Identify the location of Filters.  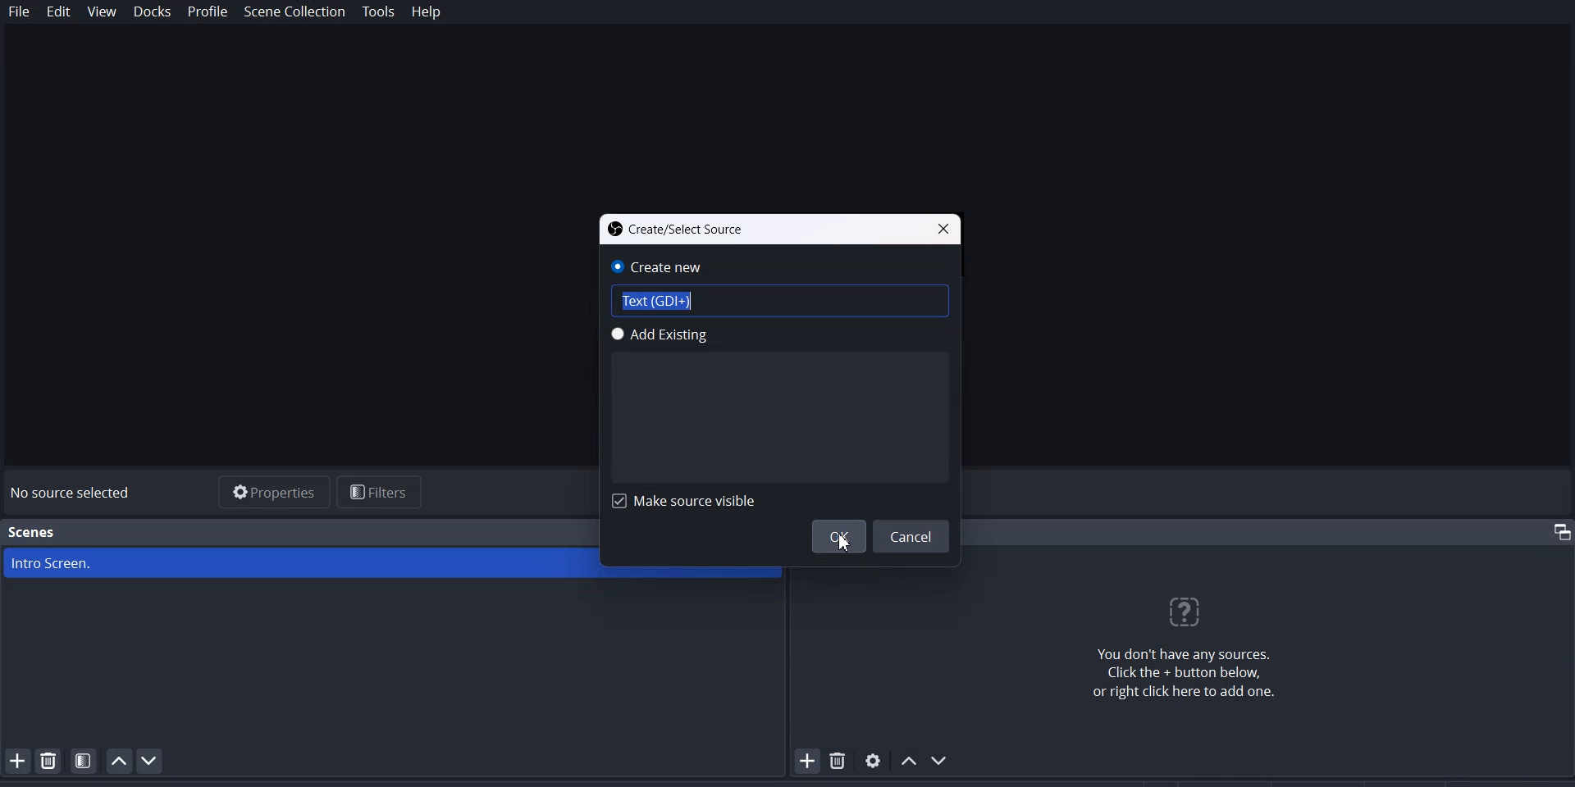
(381, 492).